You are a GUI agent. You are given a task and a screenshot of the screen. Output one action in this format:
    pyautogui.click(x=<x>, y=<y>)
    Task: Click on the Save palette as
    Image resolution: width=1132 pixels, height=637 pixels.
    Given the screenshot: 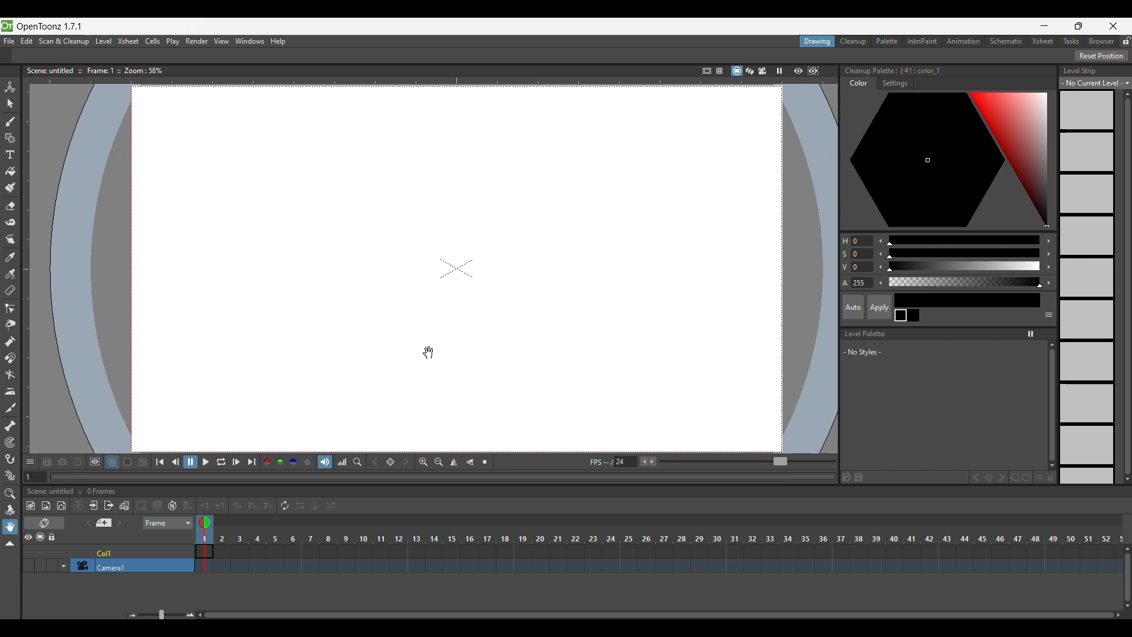 What is the action you would take?
    pyautogui.click(x=844, y=478)
    